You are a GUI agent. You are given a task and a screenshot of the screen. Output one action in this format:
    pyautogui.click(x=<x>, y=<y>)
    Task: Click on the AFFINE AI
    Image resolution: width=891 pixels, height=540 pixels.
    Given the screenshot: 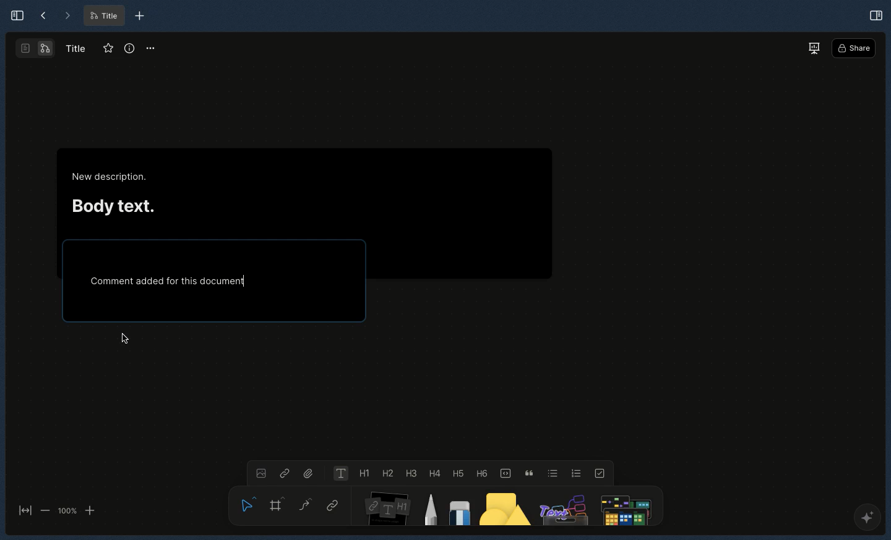 What is the action you would take?
    pyautogui.click(x=865, y=520)
    